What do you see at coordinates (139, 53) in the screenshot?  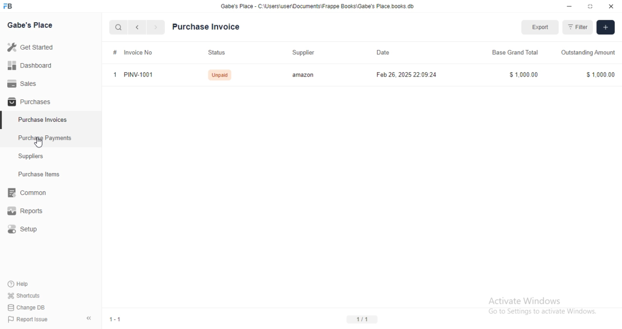 I see `Invoice No` at bounding box center [139, 53].